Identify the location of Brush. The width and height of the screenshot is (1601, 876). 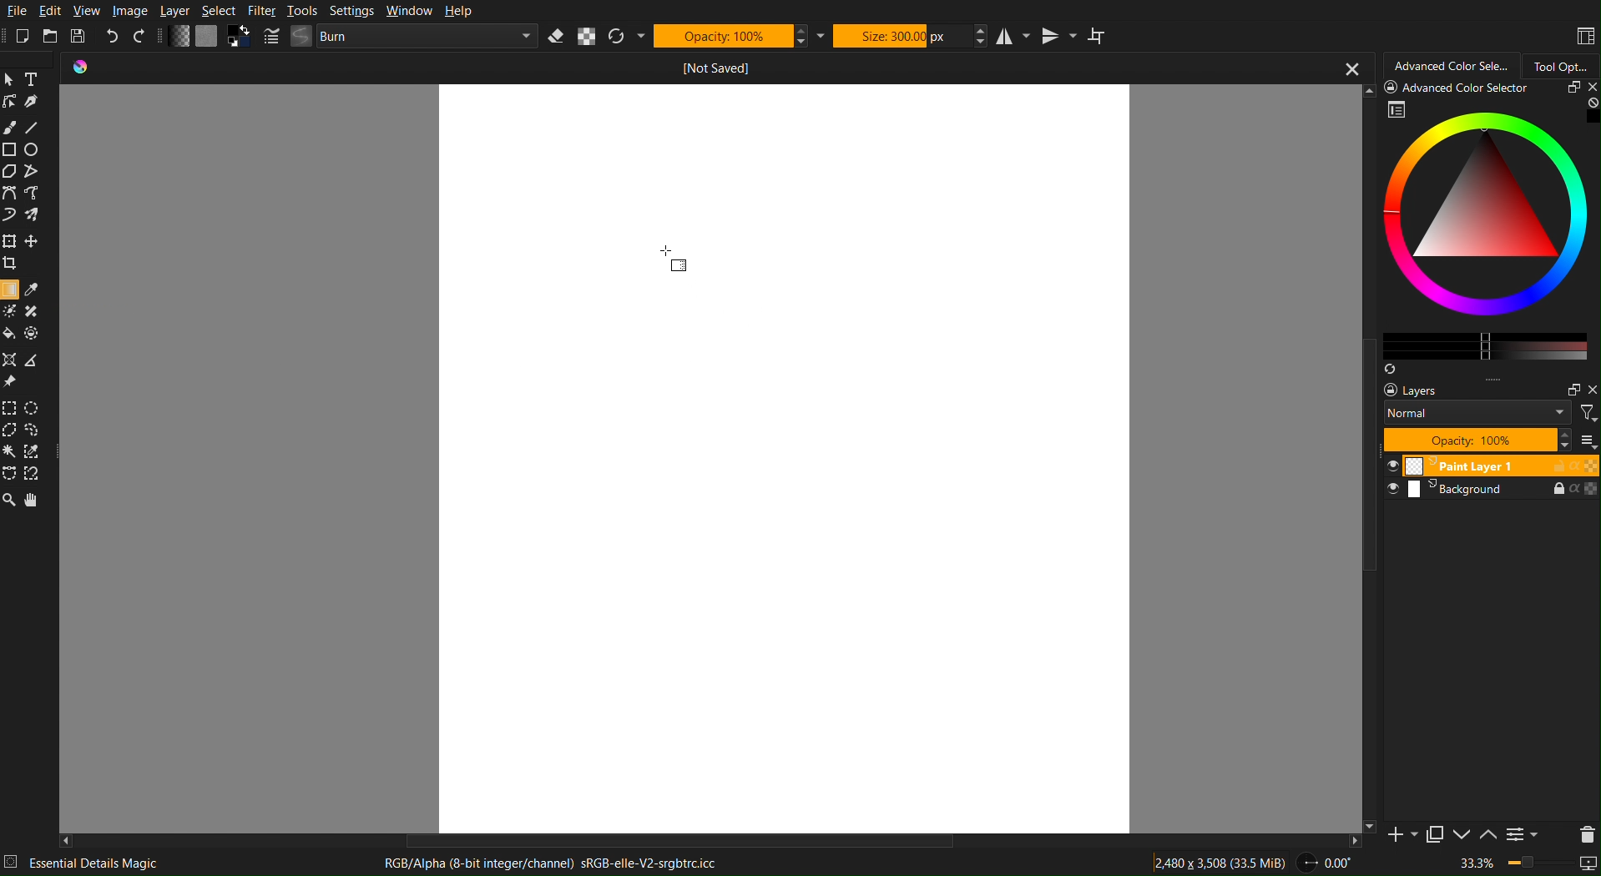
(10, 128).